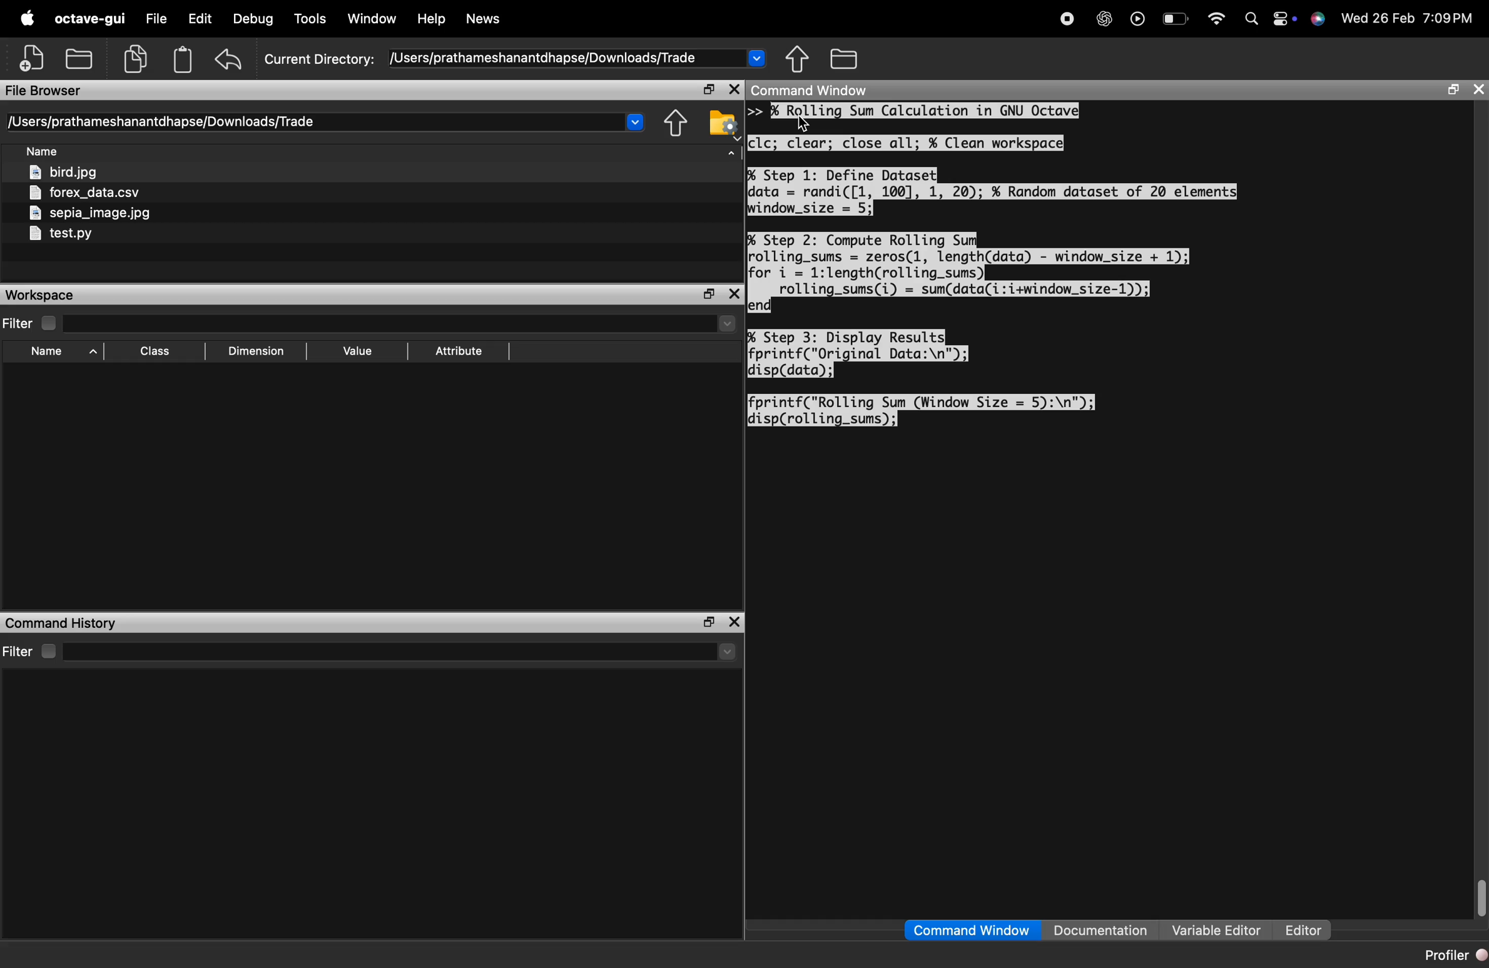  Describe the element at coordinates (159, 351) in the screenshot. I see `sort by class` at that location.